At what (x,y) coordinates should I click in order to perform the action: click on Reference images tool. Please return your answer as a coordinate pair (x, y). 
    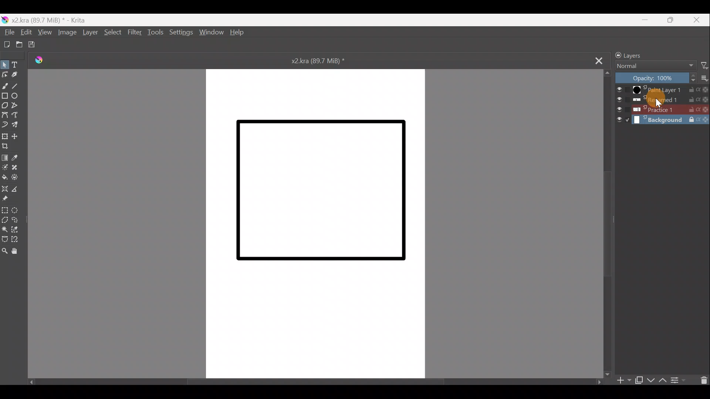
    Looking at the image, I should click on (7, 199).